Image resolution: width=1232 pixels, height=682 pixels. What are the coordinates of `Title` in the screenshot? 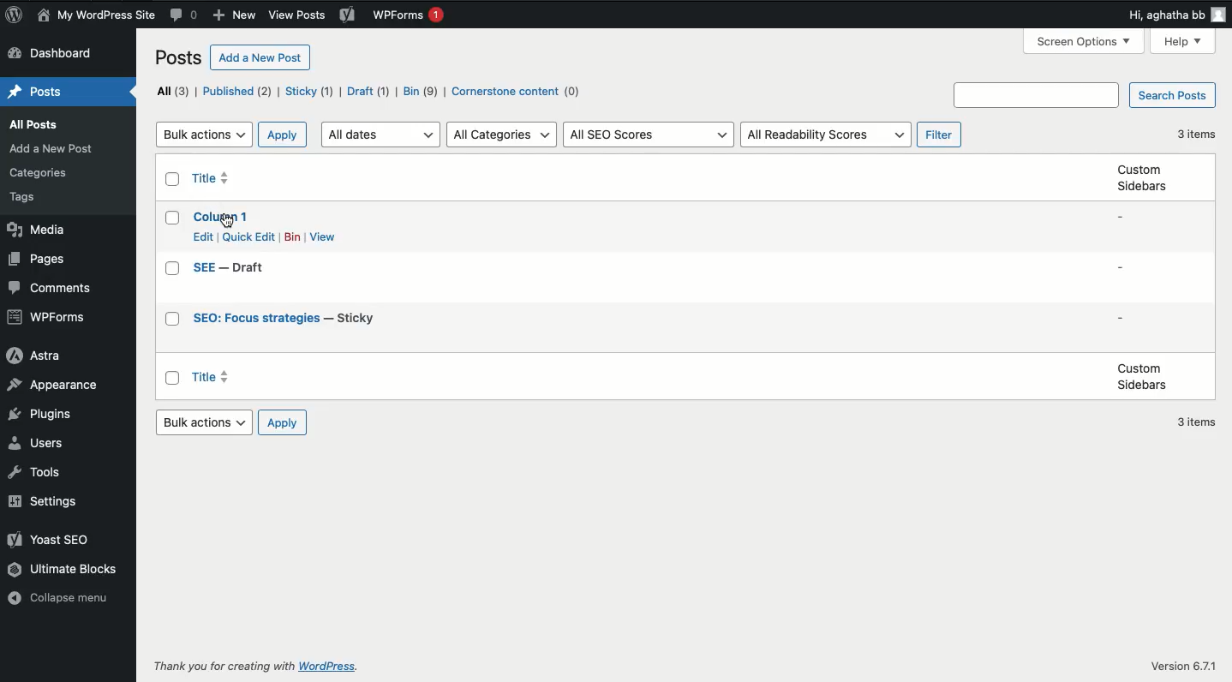 It's located at (225, 378).